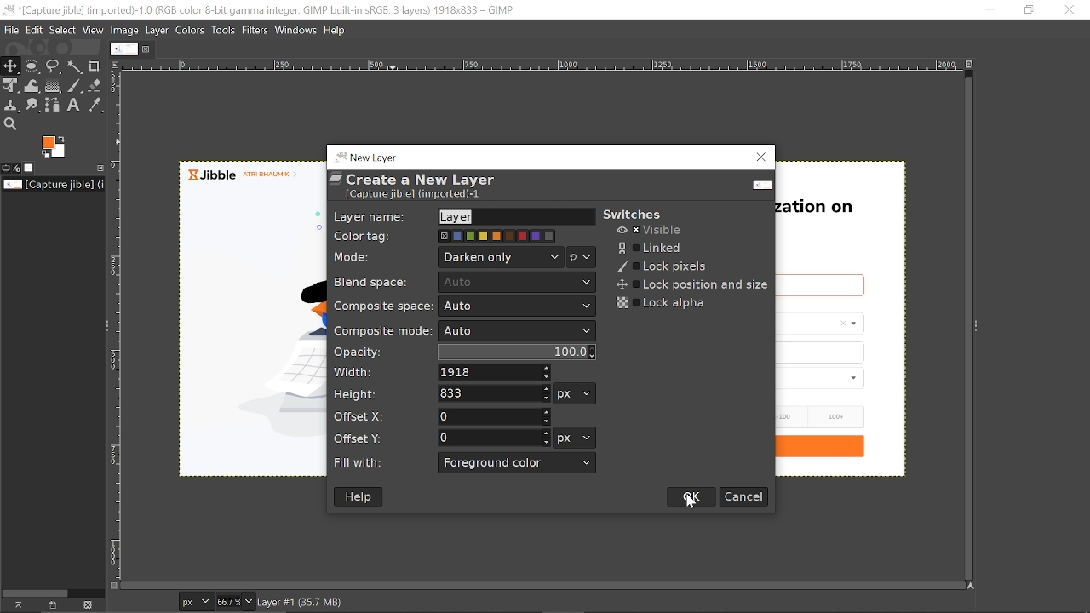  I want to click on close, so click(89, 604).